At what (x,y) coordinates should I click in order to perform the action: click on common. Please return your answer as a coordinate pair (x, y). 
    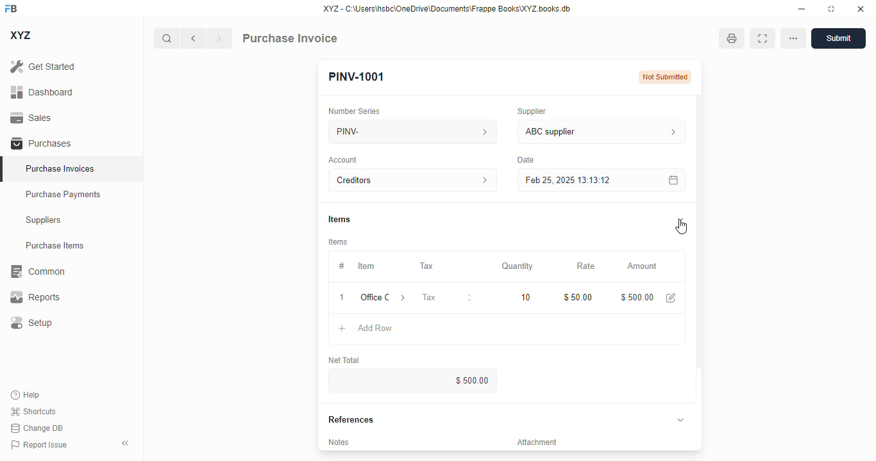
    Looking at the image, I should click on (37, 271).